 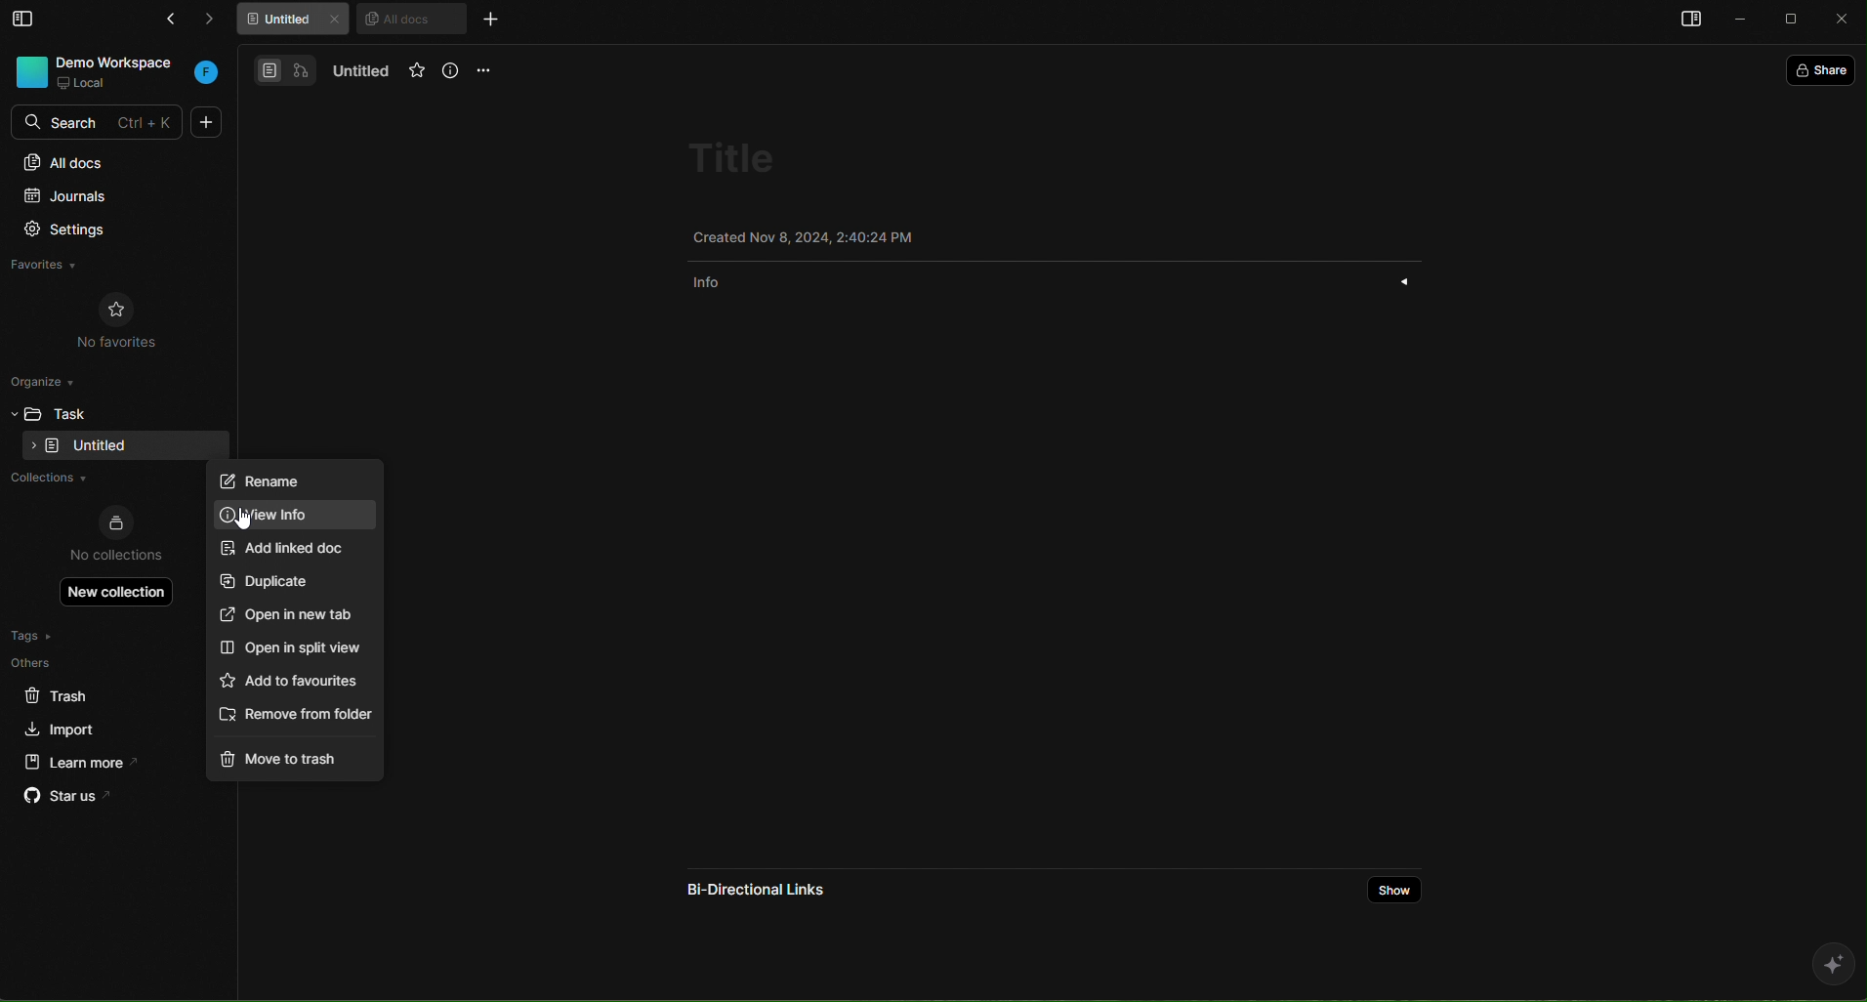 I want to click on open in split view, so click(x=294, y=648).